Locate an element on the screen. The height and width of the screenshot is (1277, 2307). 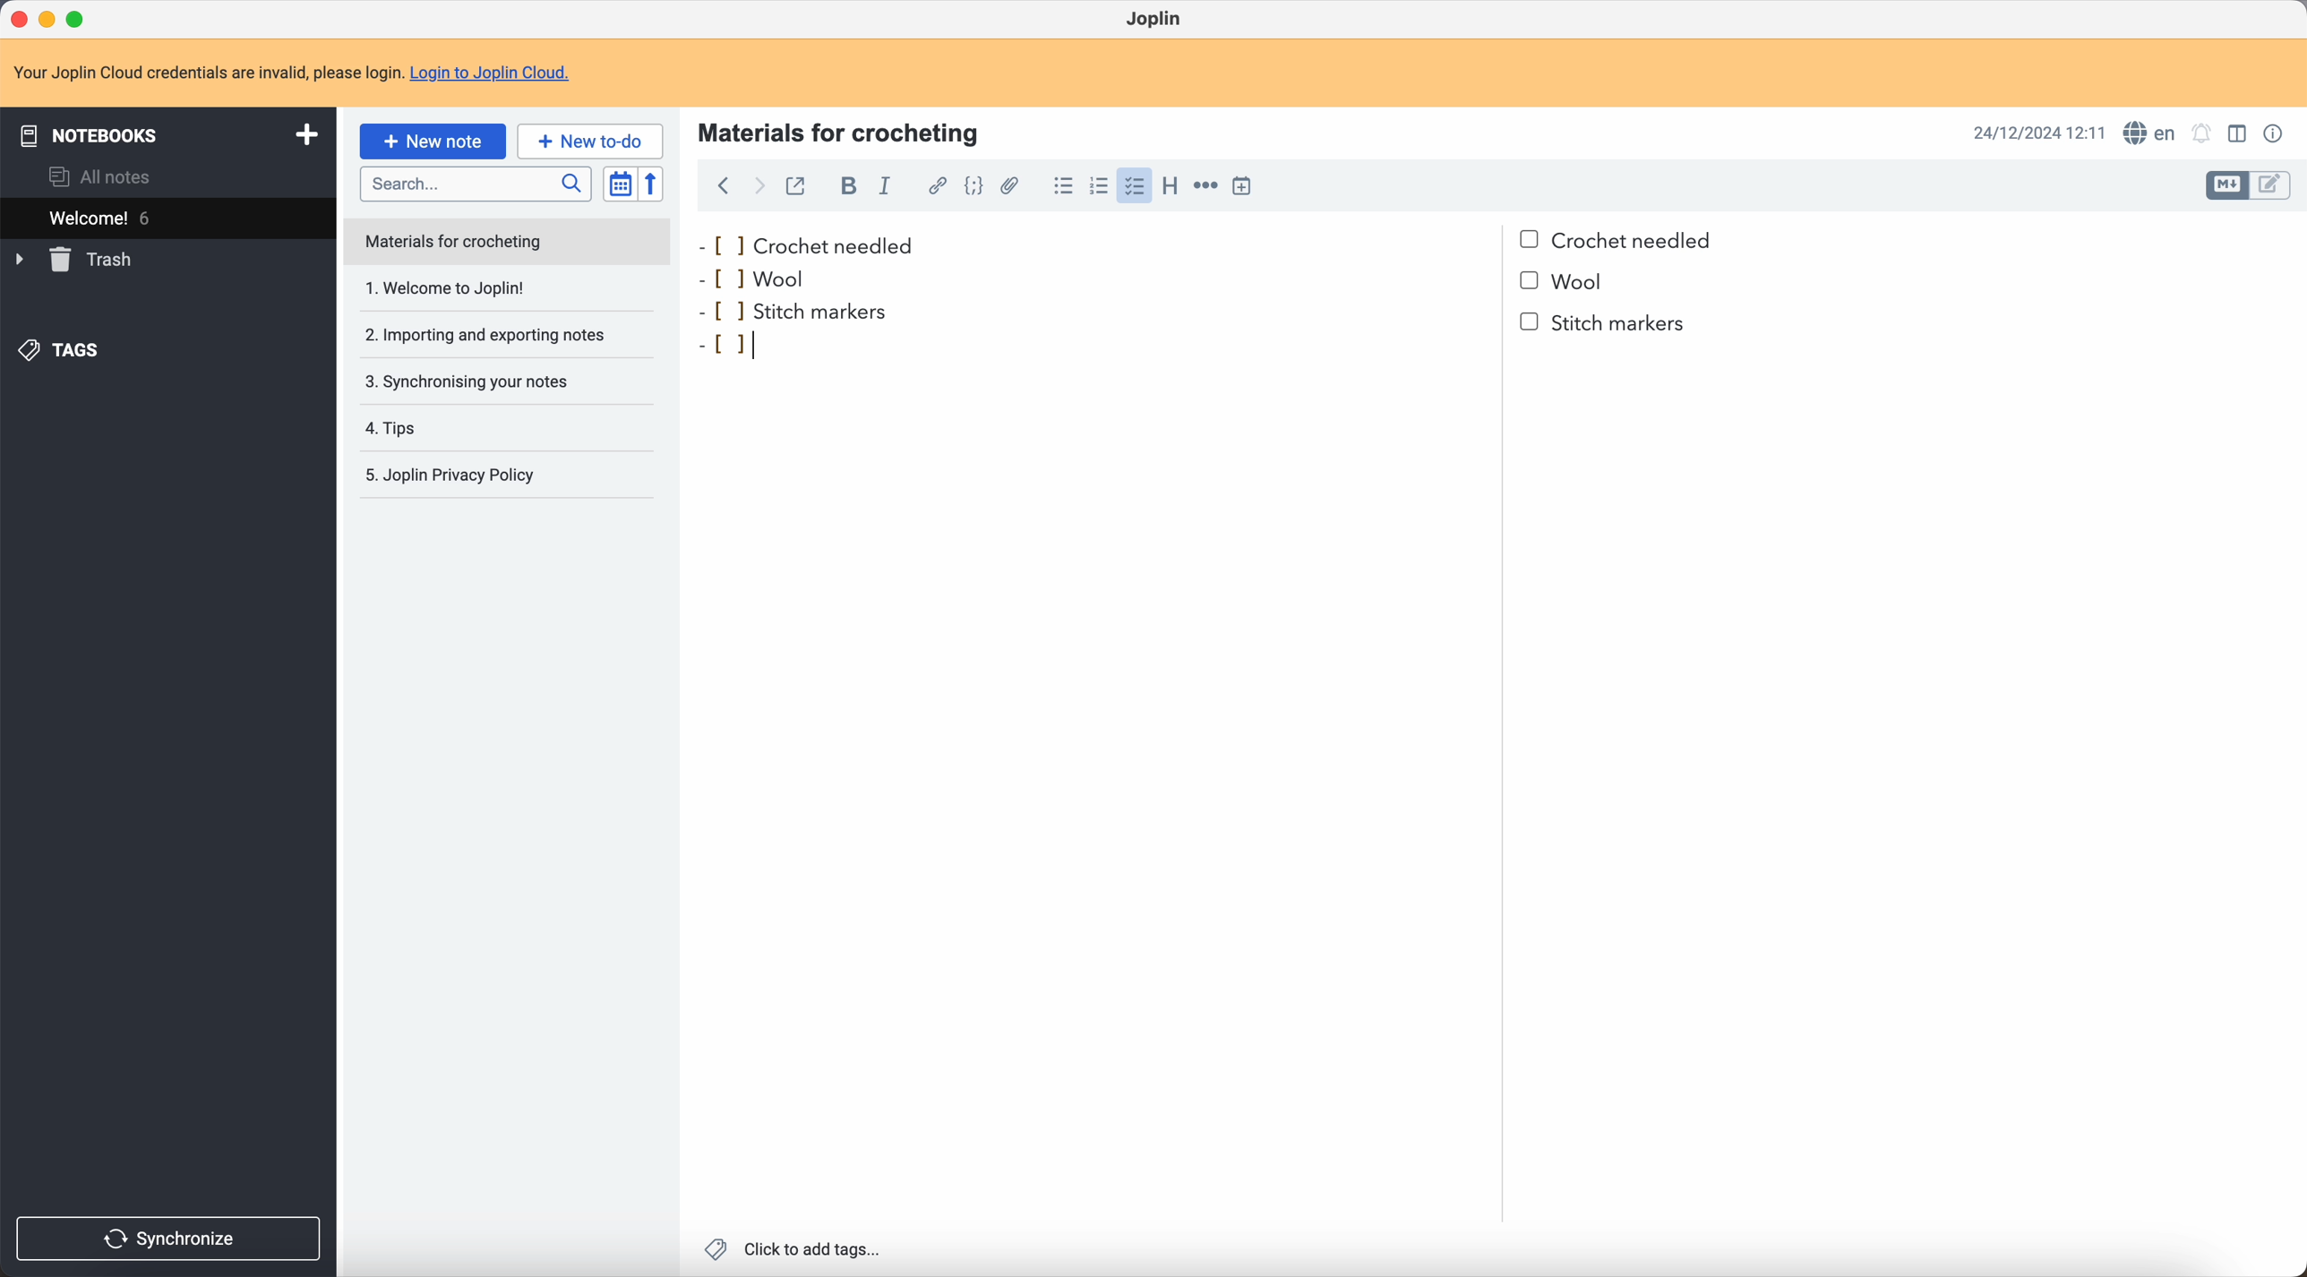
minimize is located at coordinates (51, 20).